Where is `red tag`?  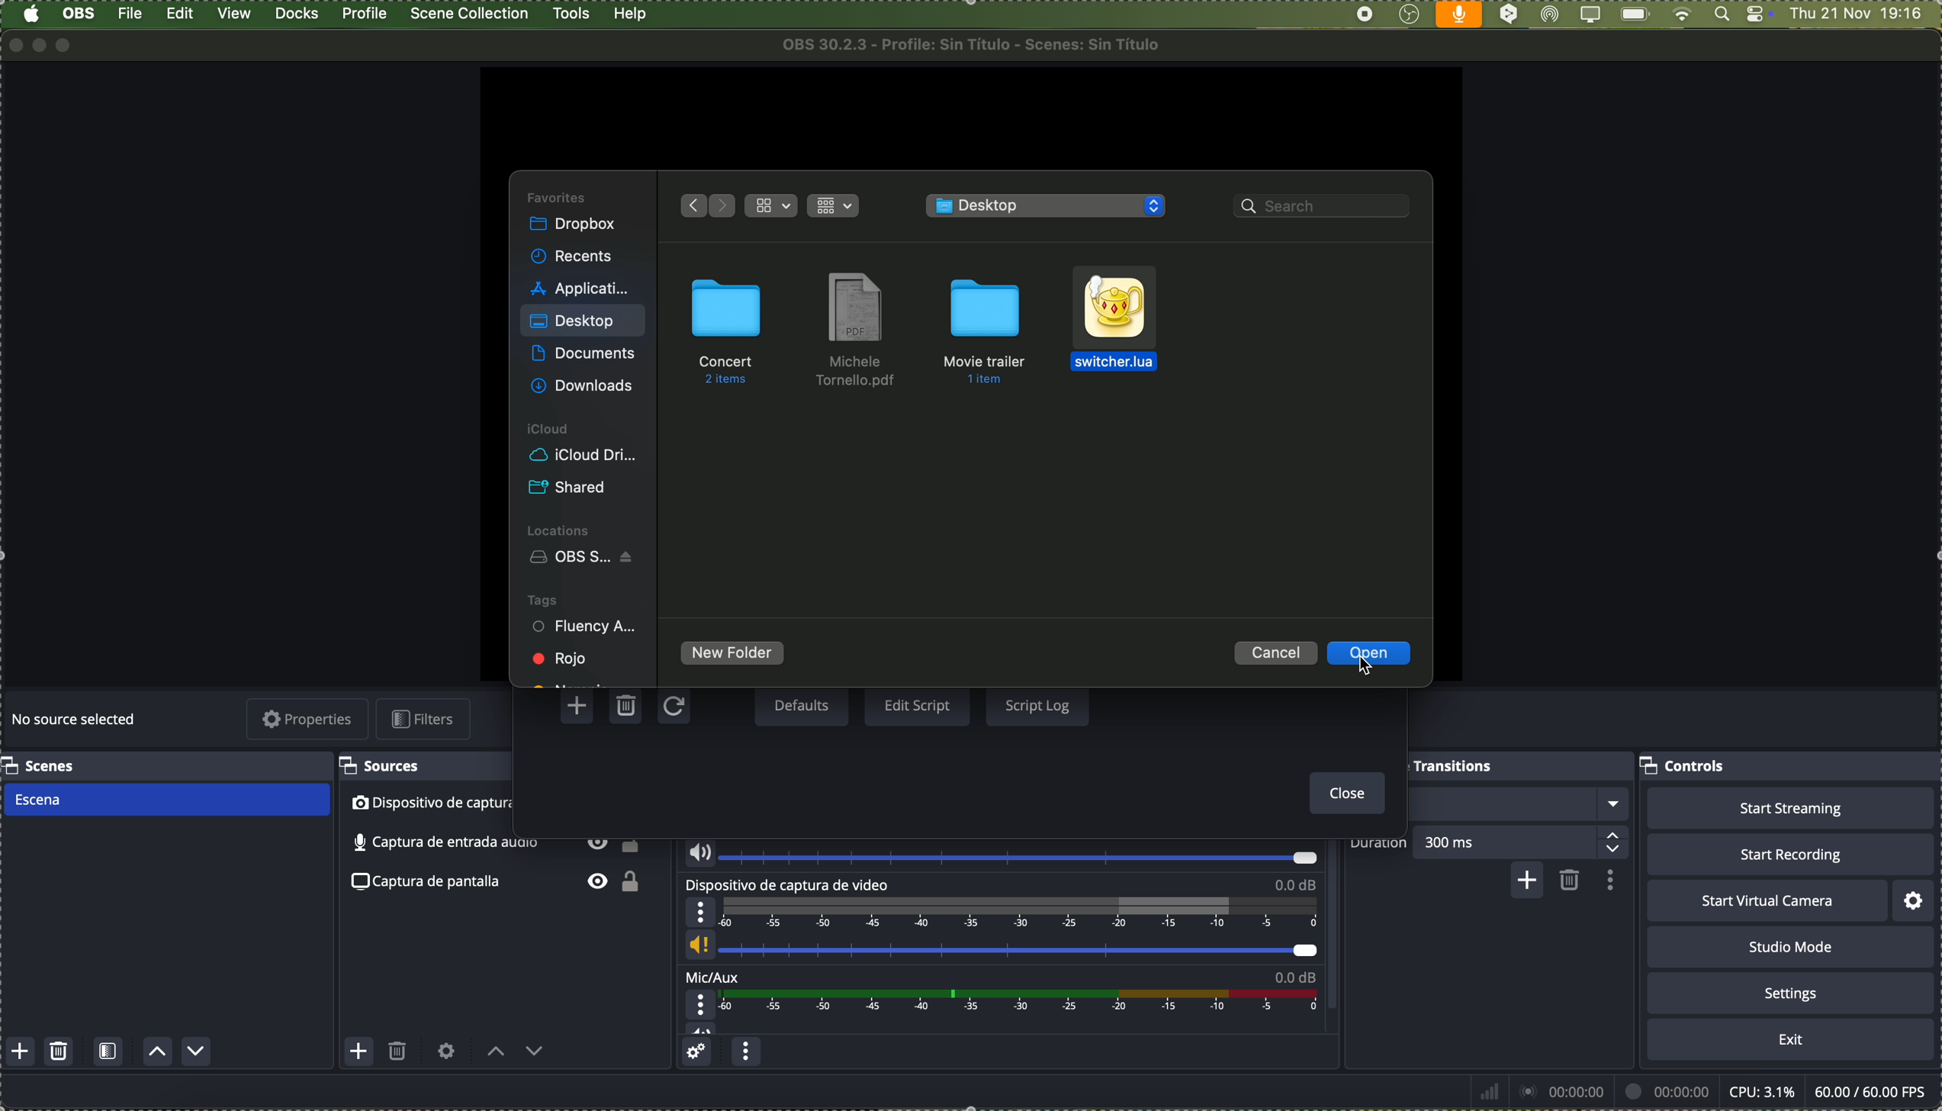 red tag is located at coordinates (562, 658).